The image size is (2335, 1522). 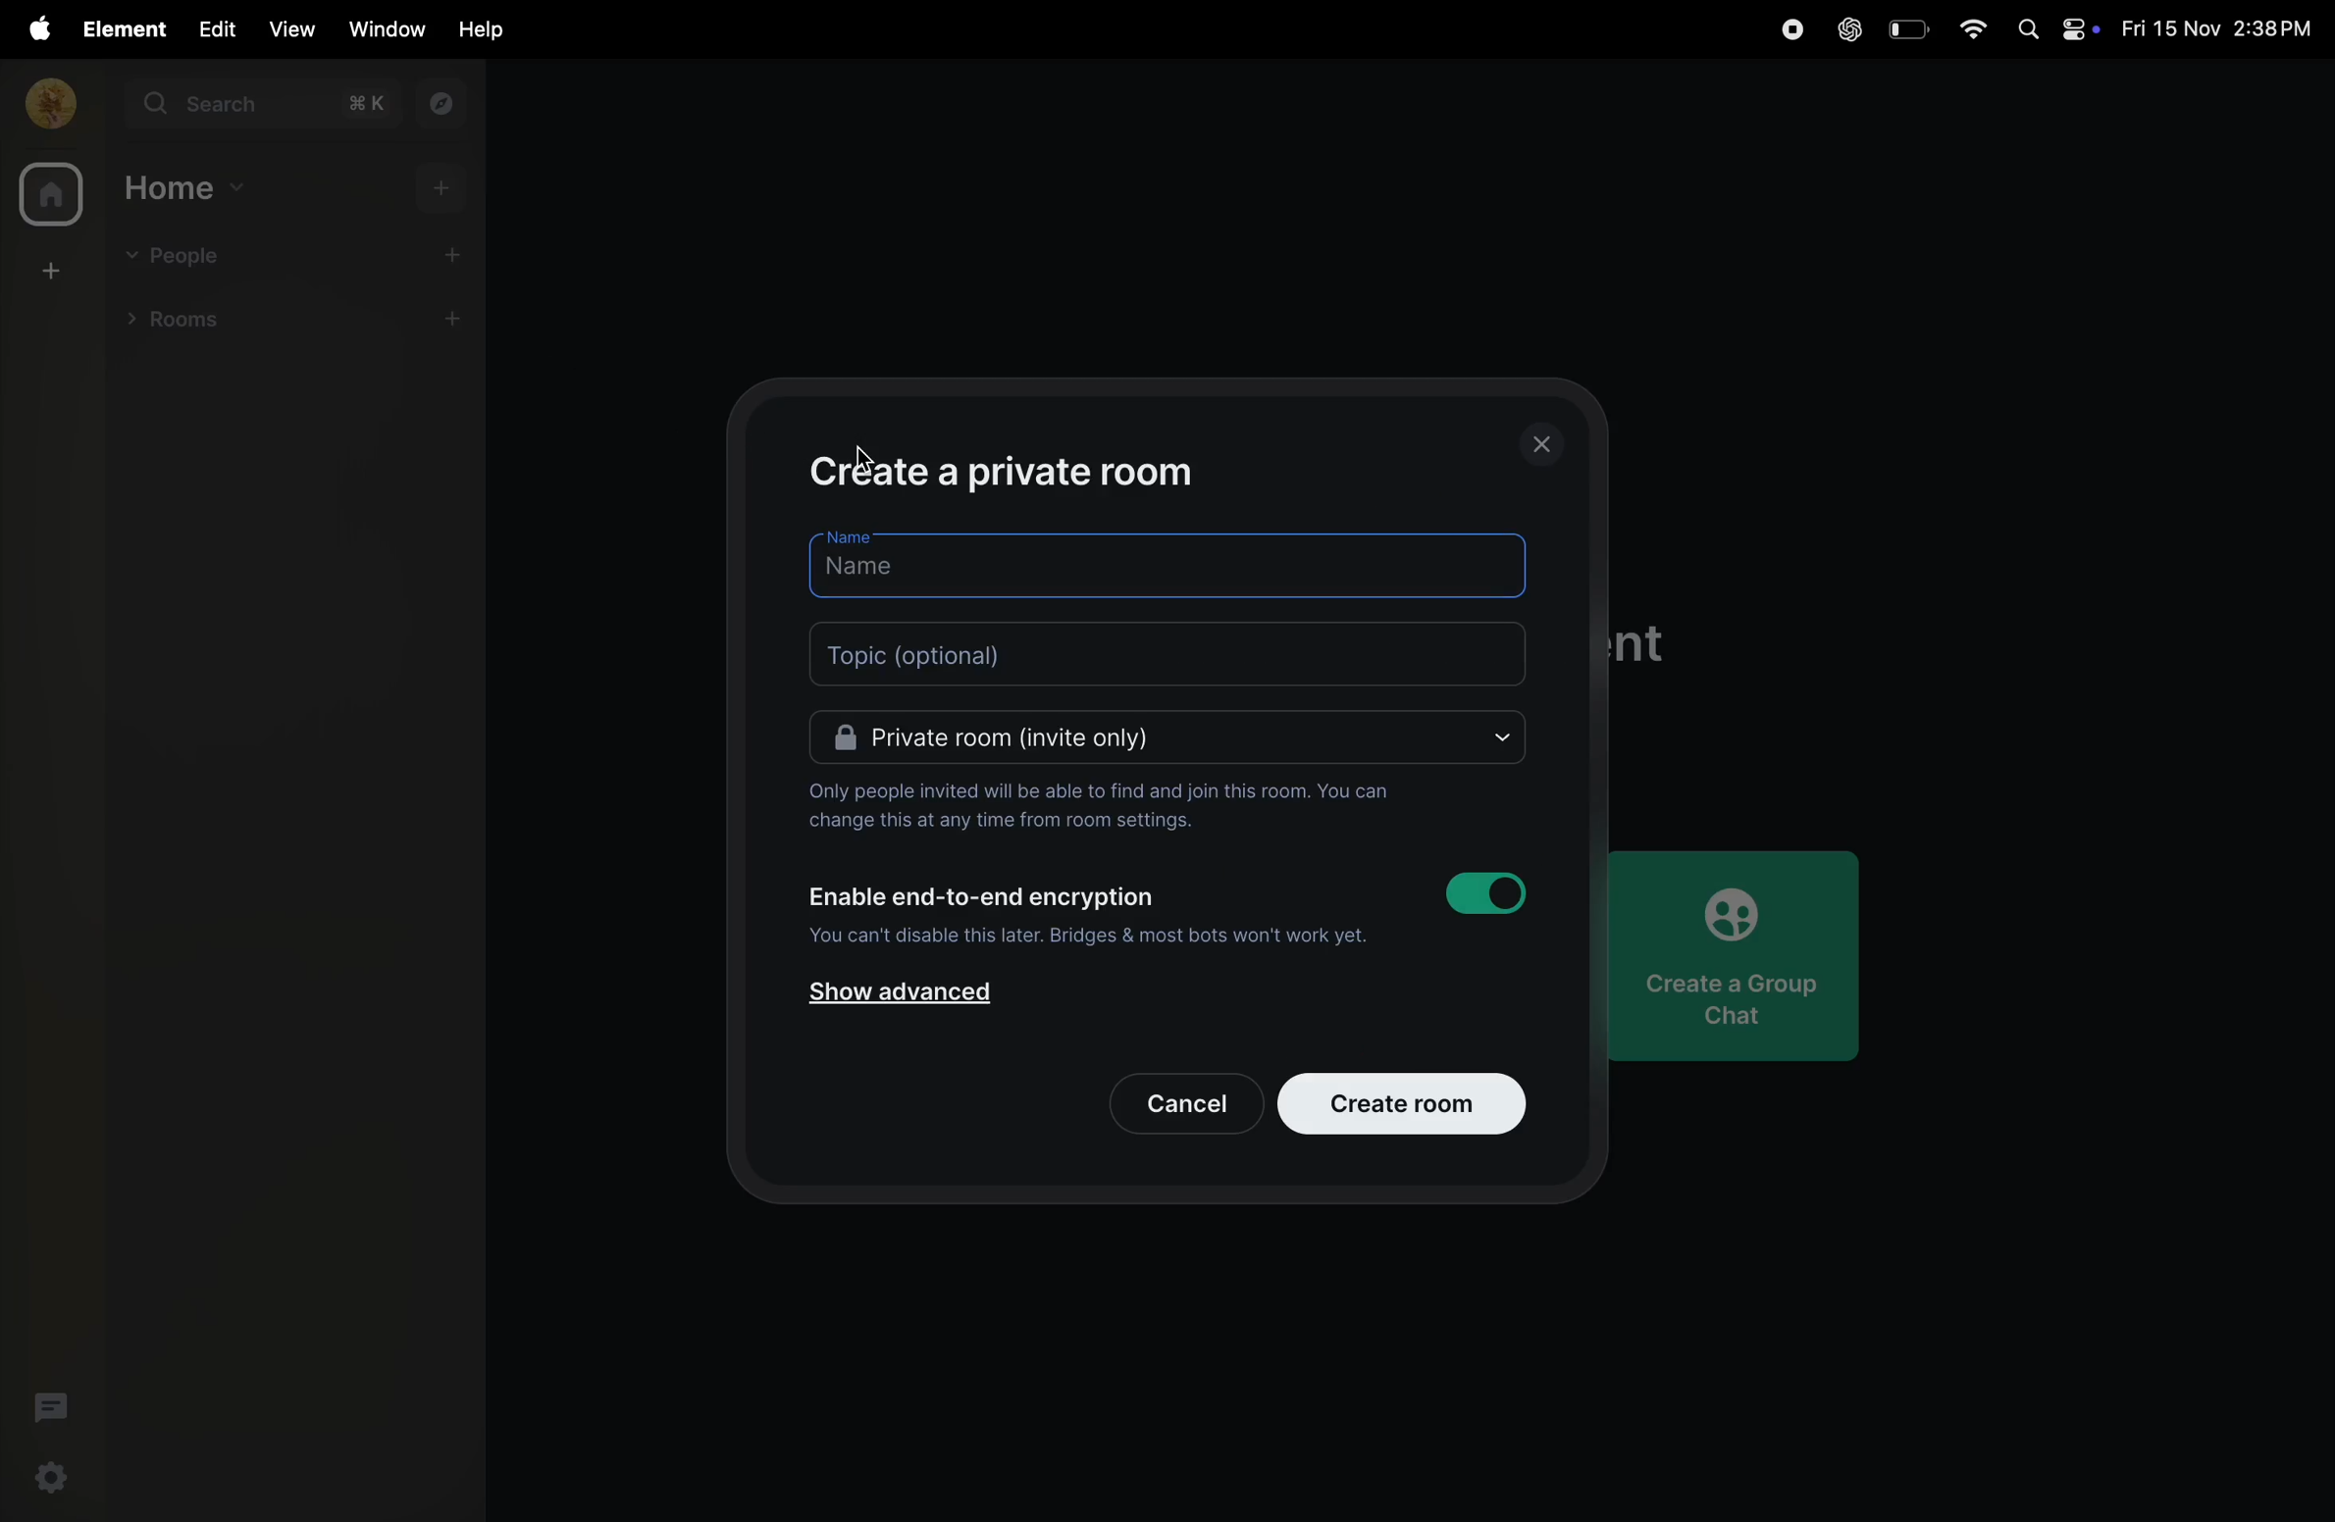 What do you see at coordinates (440, 253) in the screenshot?
I see `add people` at bounding box center [440, 253].